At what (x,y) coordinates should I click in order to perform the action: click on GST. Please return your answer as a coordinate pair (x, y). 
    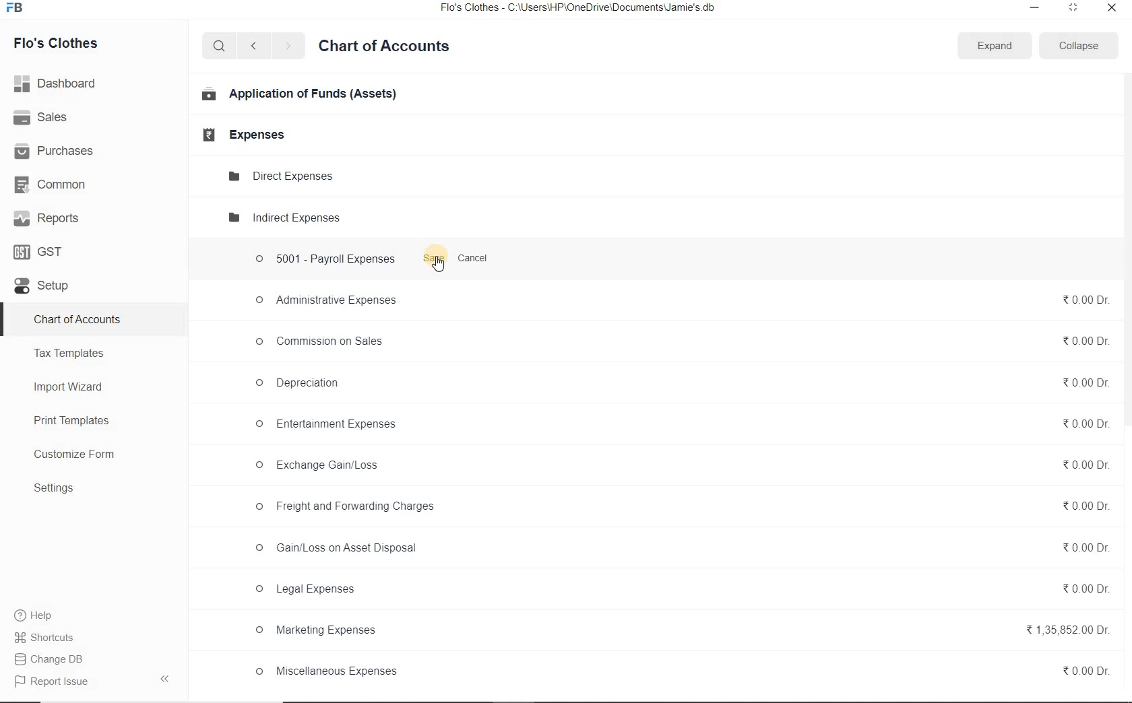
    Looking at the image, I should click on (40, 251).